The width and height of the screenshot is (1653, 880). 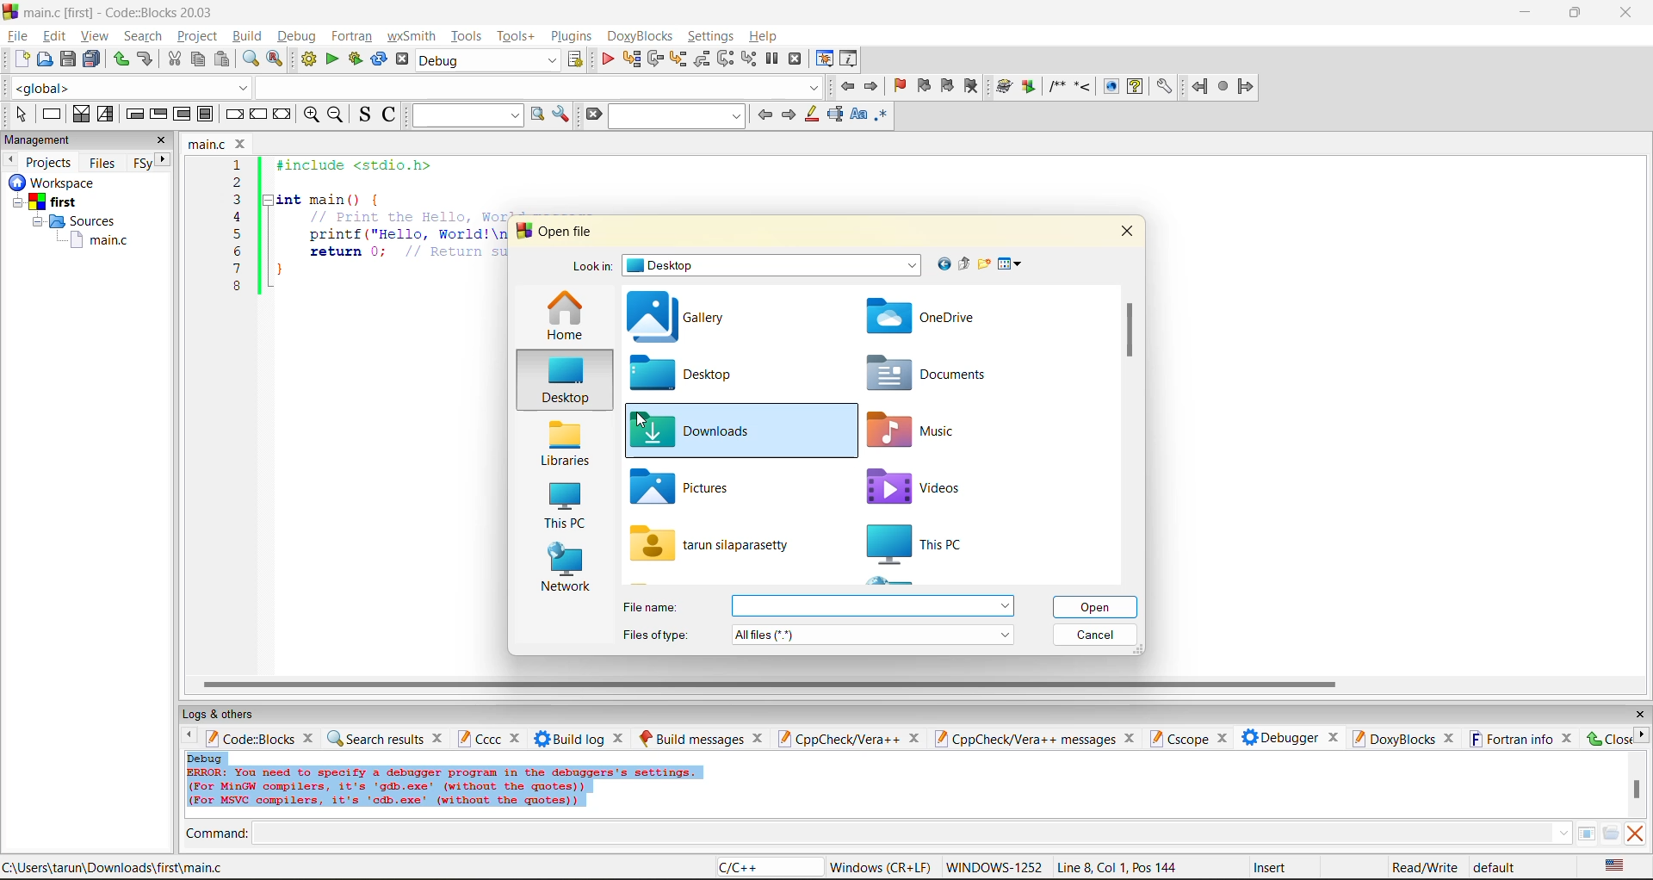 I want to click on stop debugger, so click(x=796, y=59).